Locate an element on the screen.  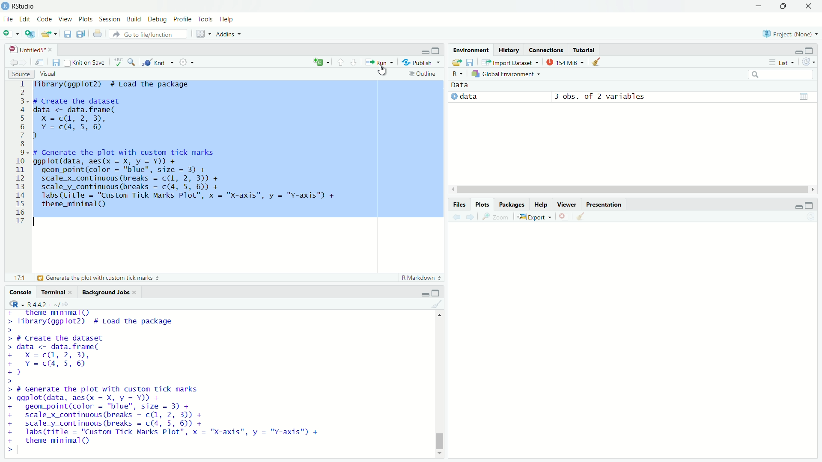
insert a code chunk is located at coordinates (321, 61).